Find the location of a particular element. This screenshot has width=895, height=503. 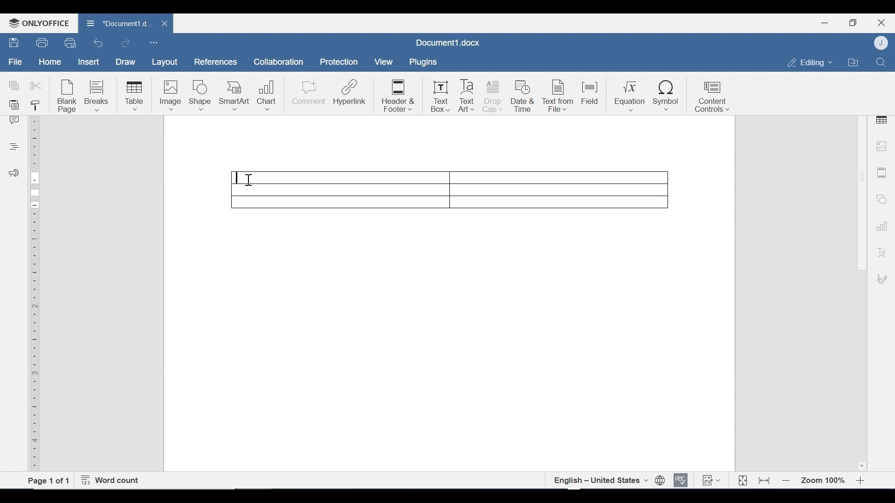

Zoom 100% is located at coordinates (824, 481).